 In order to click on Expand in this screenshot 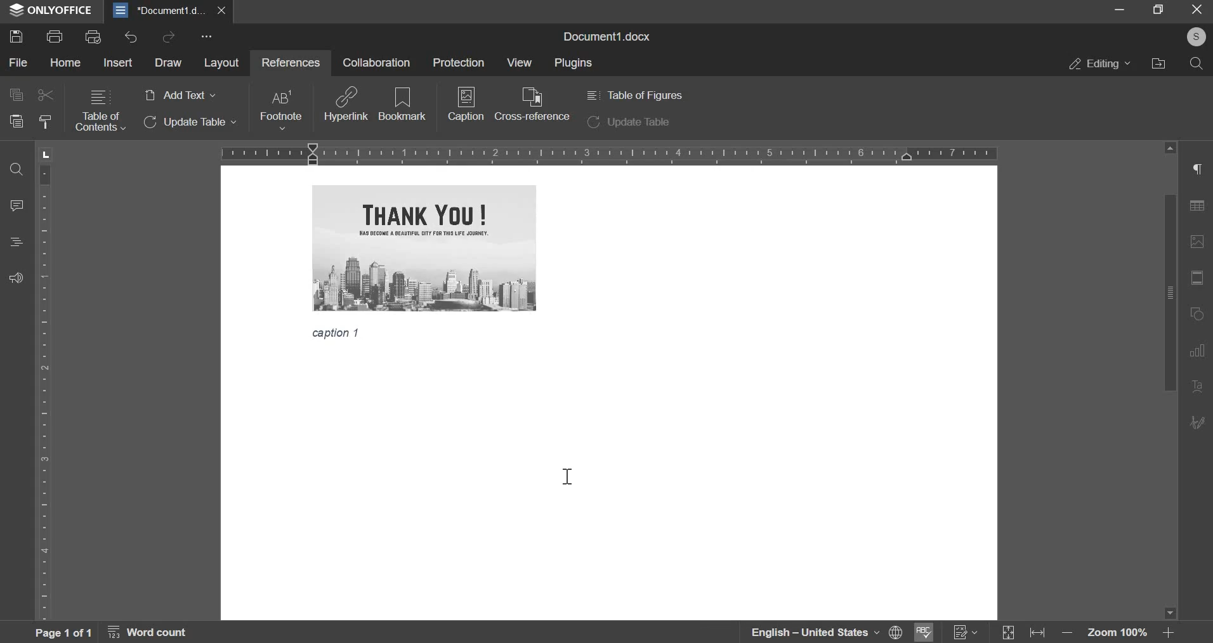, I will do `click(1009, 633)`.